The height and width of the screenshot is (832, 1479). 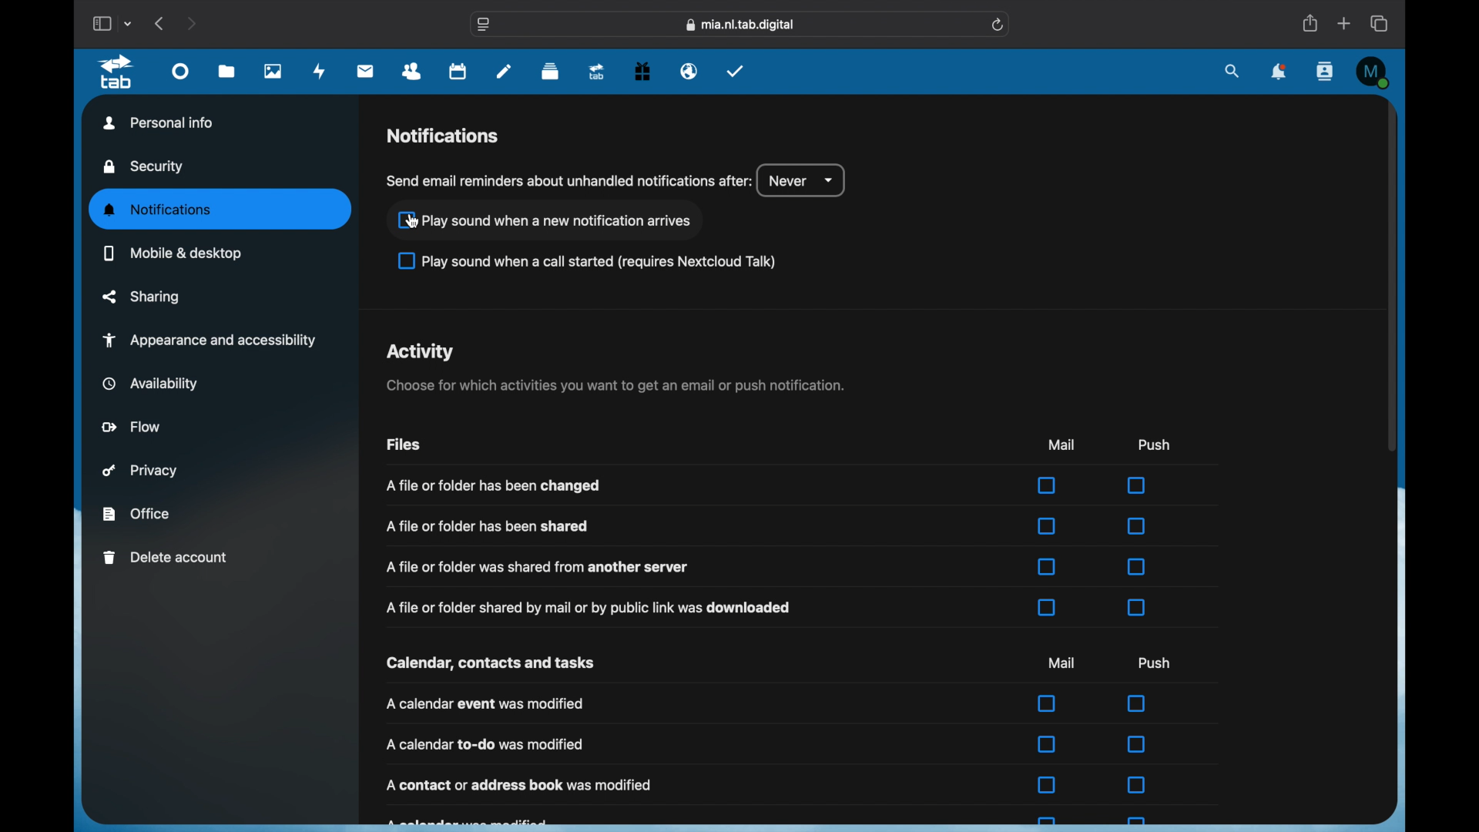 I want to click on next, so click(x=193, y=23).